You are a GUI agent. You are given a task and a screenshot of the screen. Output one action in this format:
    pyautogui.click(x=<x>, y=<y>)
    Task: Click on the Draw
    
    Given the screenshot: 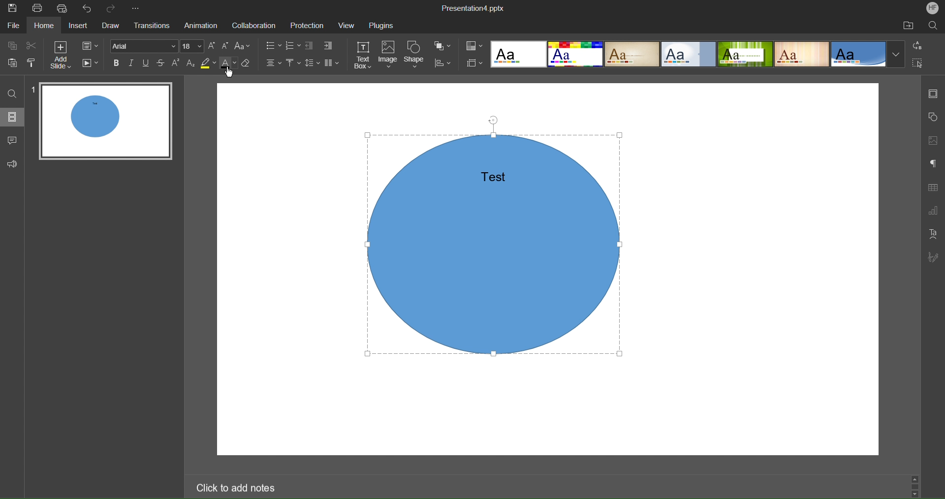 What is the action you would take?
    pyautogui.click(x=112, y=25)
    